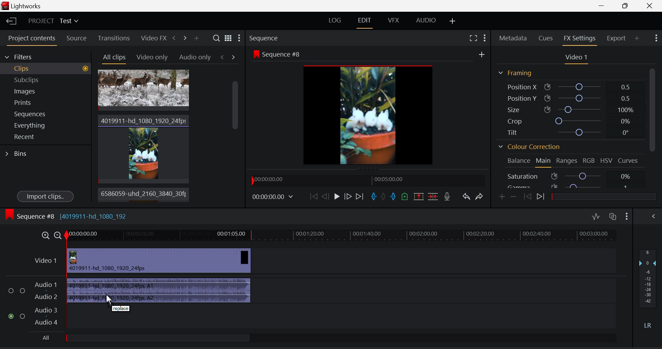 The height and width of the screenshot is (349, 662). What do you see at coordinates (360, 197) in the screenshot?
I see `To End` at bounding box center [360, 197].